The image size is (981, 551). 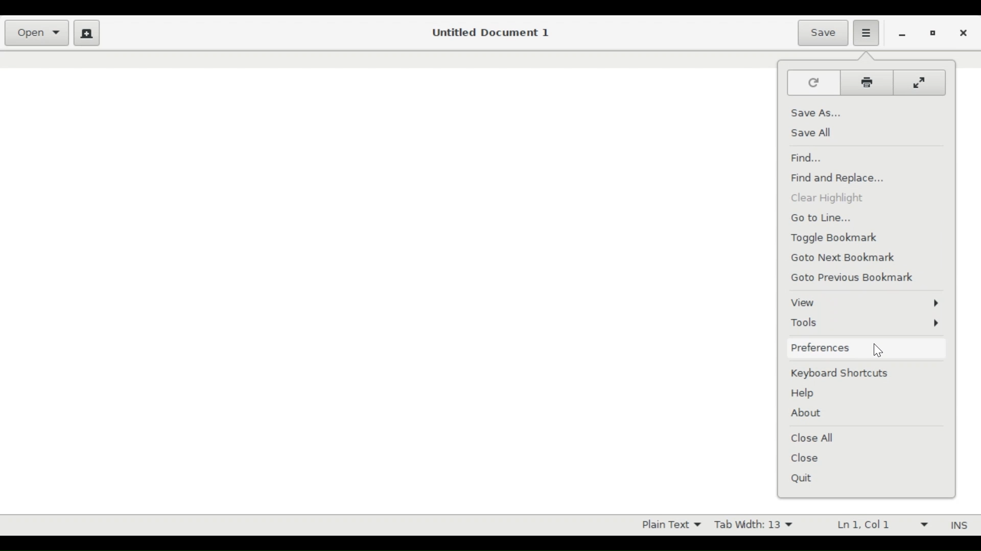 What do you see at coordinates (827, 198) in the screenshot?
I see `Clear Highlight` at bounding box center [827, 198].